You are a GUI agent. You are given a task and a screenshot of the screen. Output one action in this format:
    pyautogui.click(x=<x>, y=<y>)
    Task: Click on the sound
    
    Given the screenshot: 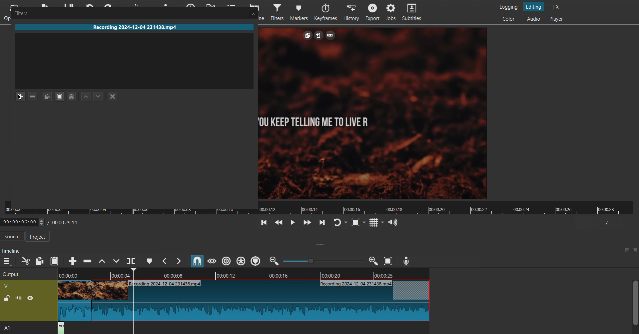 What is the action you would take?
    pyautogui.click(x=19, y=299)
    